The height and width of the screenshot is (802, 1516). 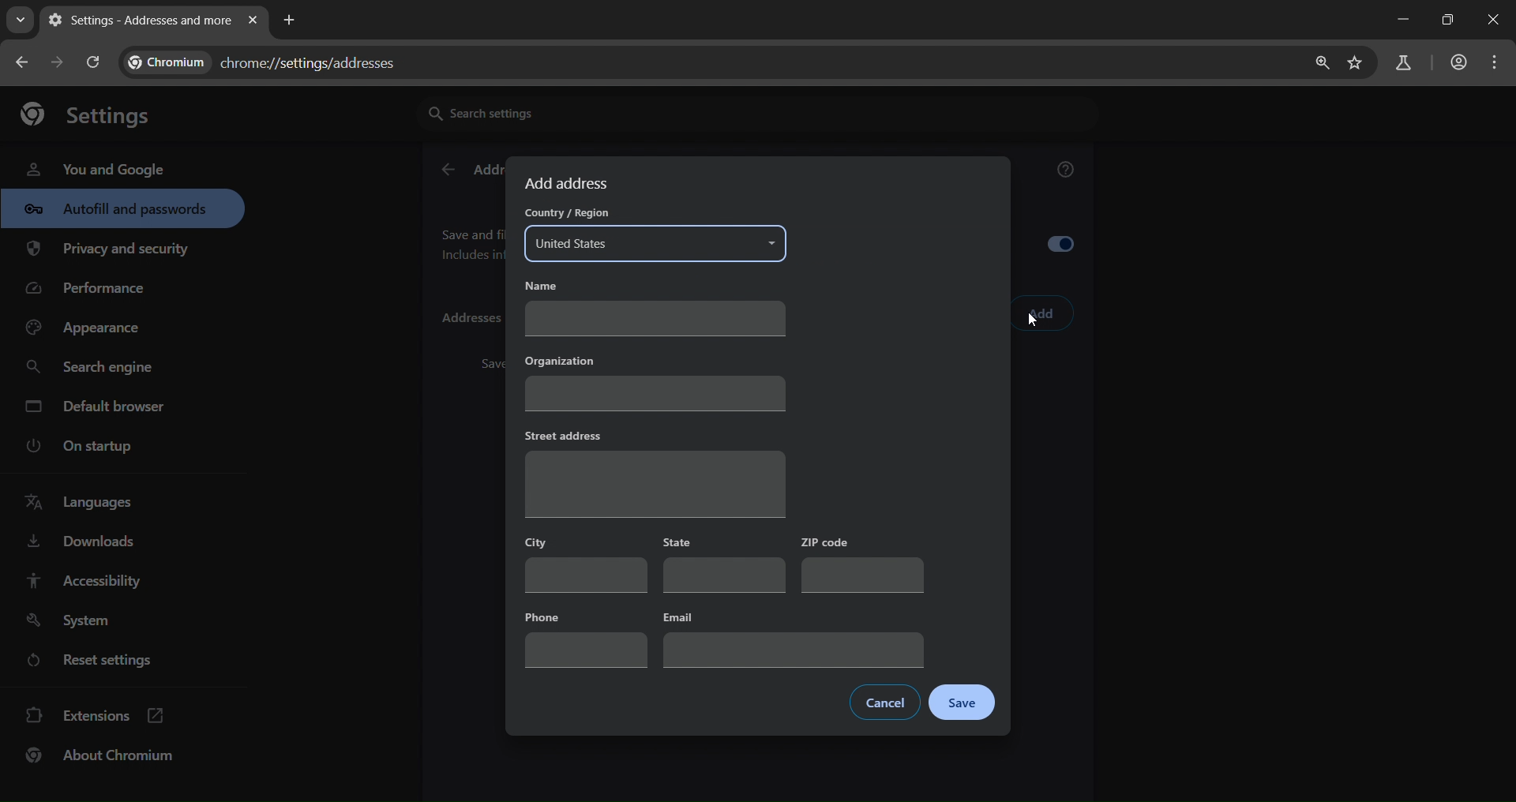 I want to click on zip code, so click(x=862, y=564).